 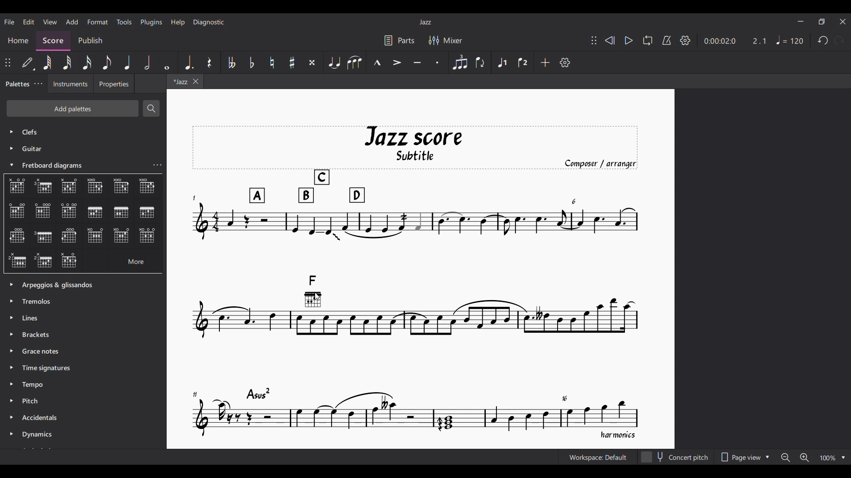 I want to click on Voice 1, so click(x=502, y=62).